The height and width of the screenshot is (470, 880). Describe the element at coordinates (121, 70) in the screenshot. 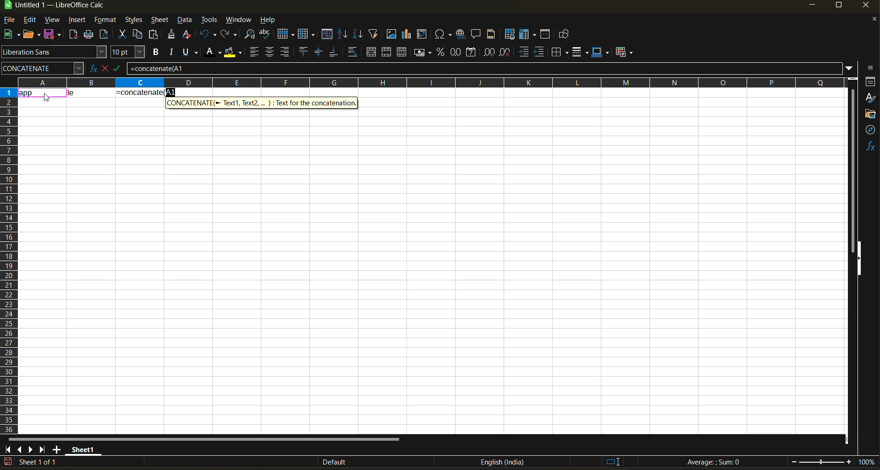

I see `formula` at that location.